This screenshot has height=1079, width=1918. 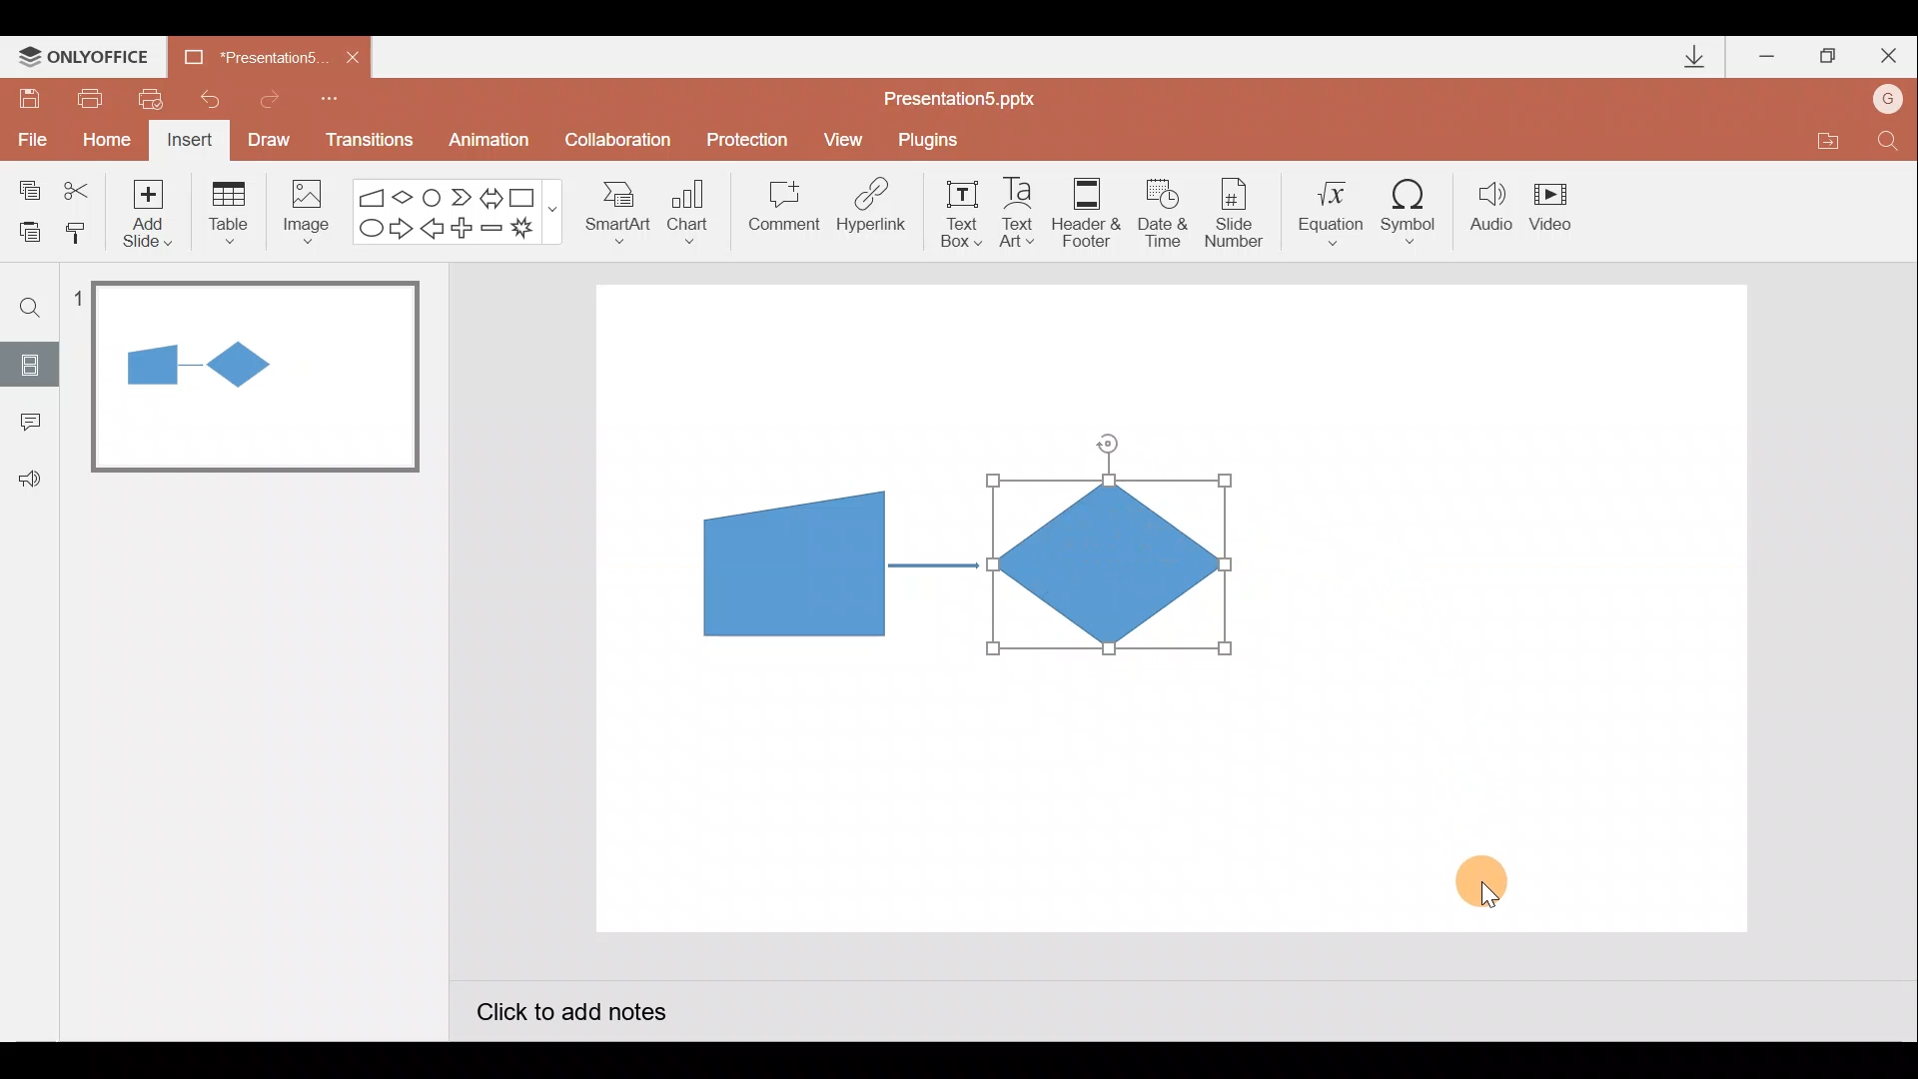 What do you see at coordinates (955, 211) in the screenshot?
I see `Text box` at bounding box center [955, 211].